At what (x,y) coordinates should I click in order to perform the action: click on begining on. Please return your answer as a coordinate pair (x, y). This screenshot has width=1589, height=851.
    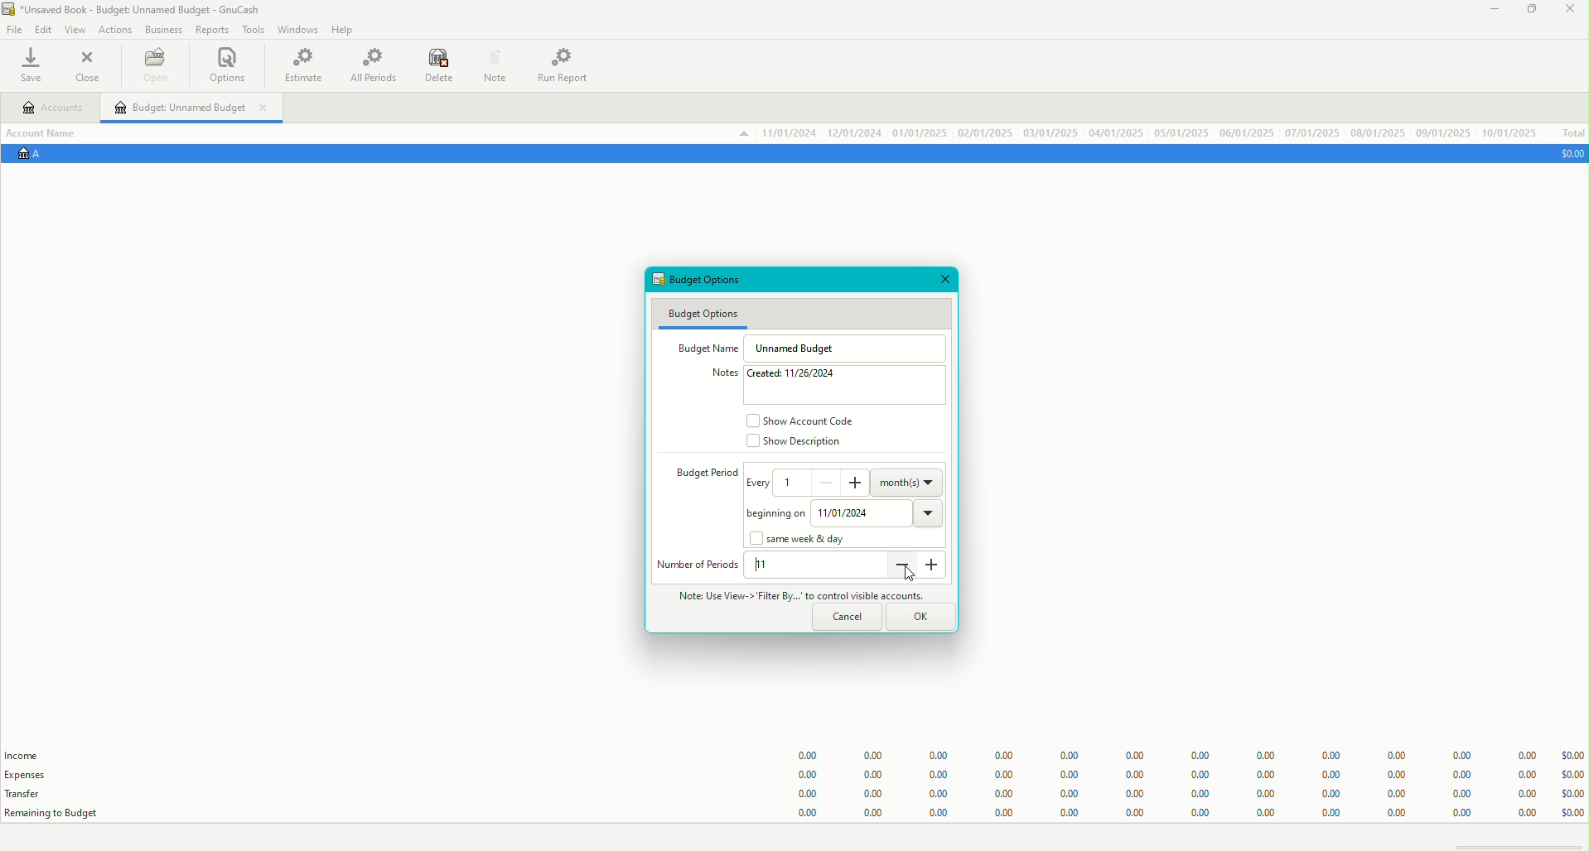
    Looking at the image, I should click on (771, 515).